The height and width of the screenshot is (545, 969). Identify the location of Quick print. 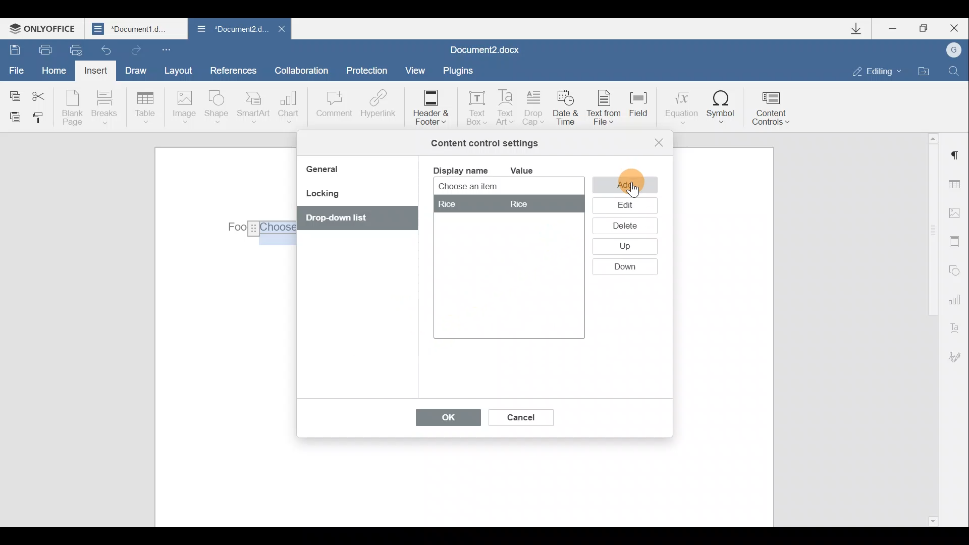
(75, 50).